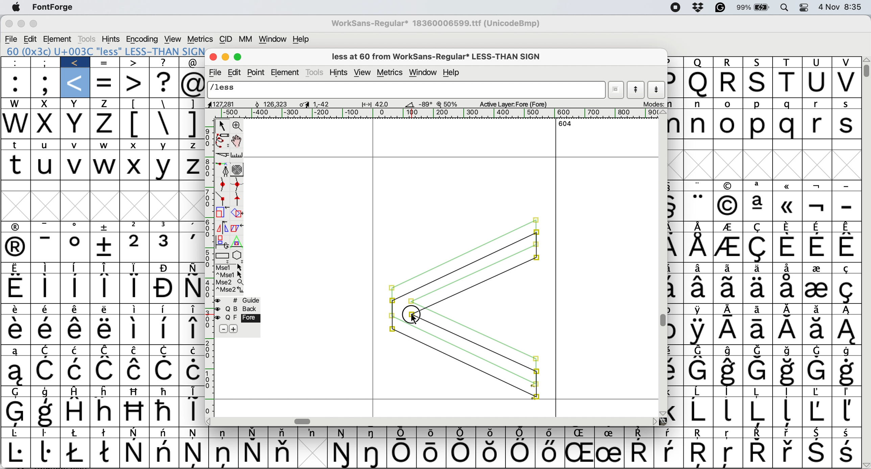  I want to click on Symbol, so click(730, 331).